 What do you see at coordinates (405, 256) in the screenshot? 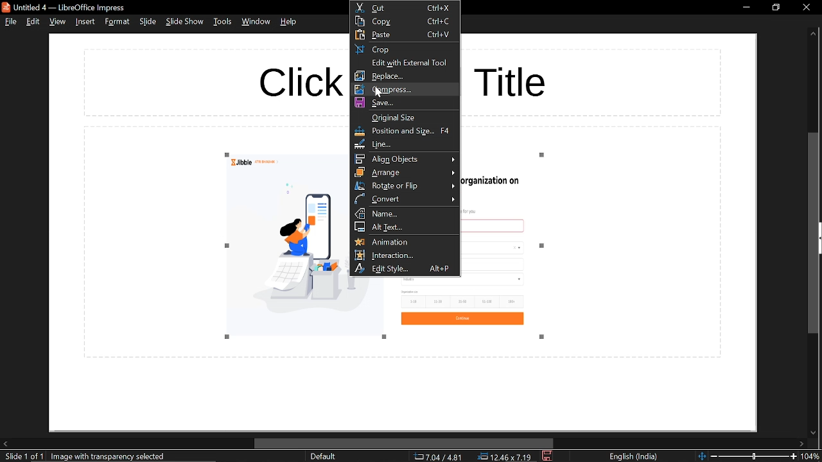
I see `interaction` at bounding box center [405, 256].